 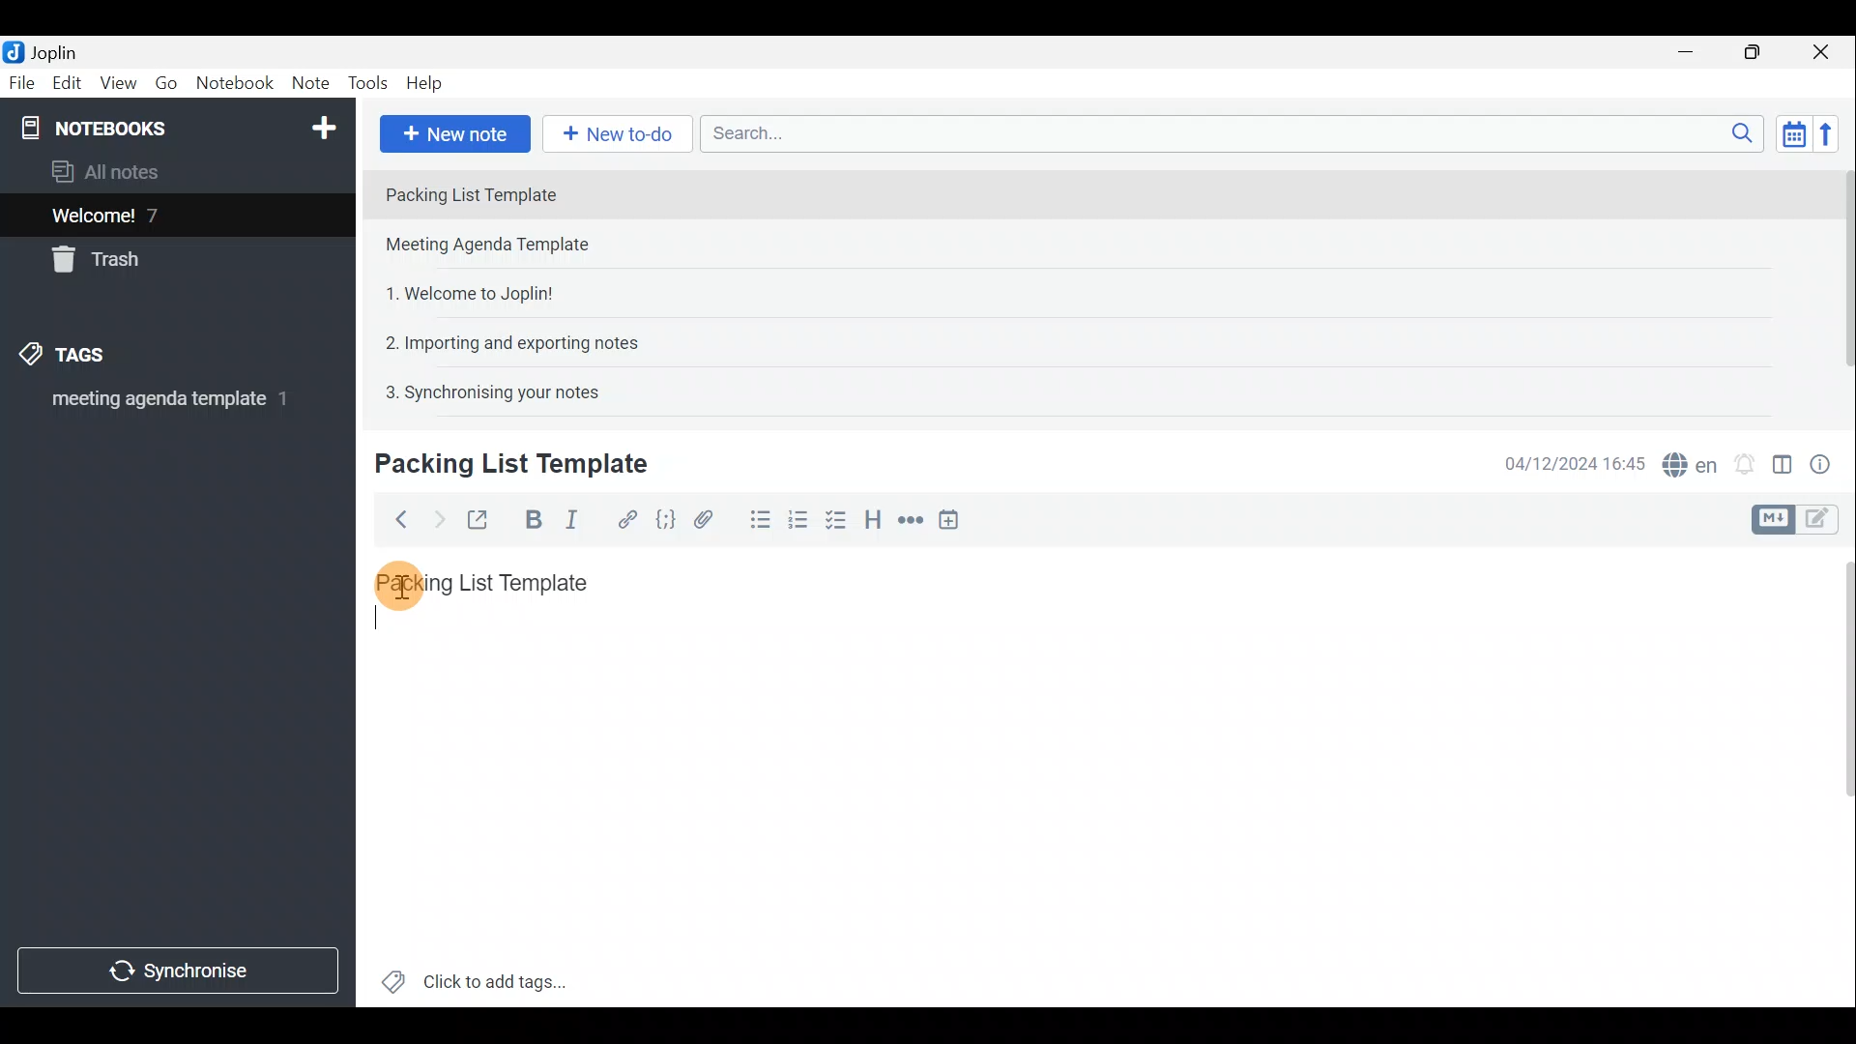 I want to click on Scroll bar, so click(x=1838, y=282).